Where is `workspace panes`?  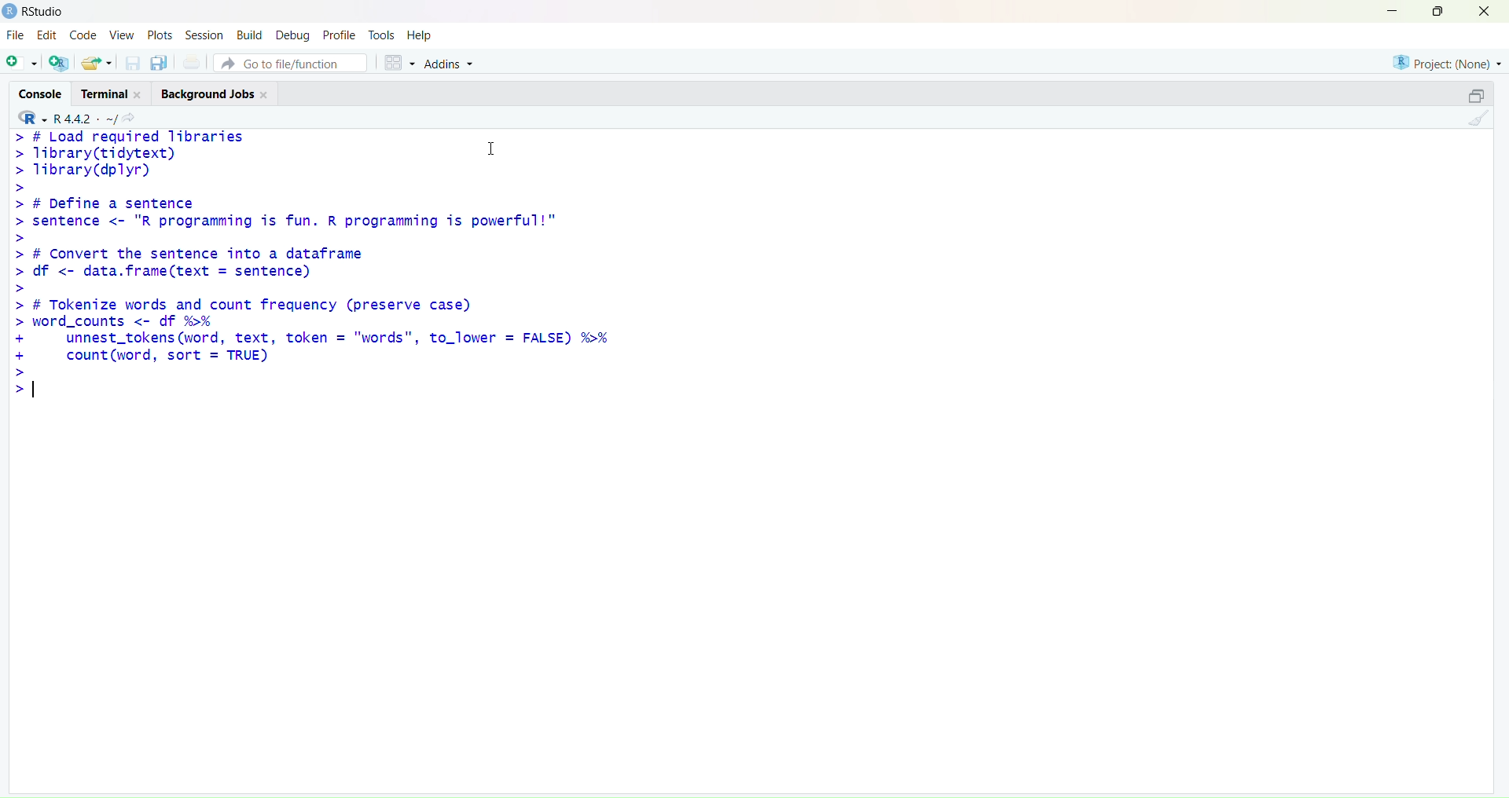 workspace panes is located at coordinates (397, 64).